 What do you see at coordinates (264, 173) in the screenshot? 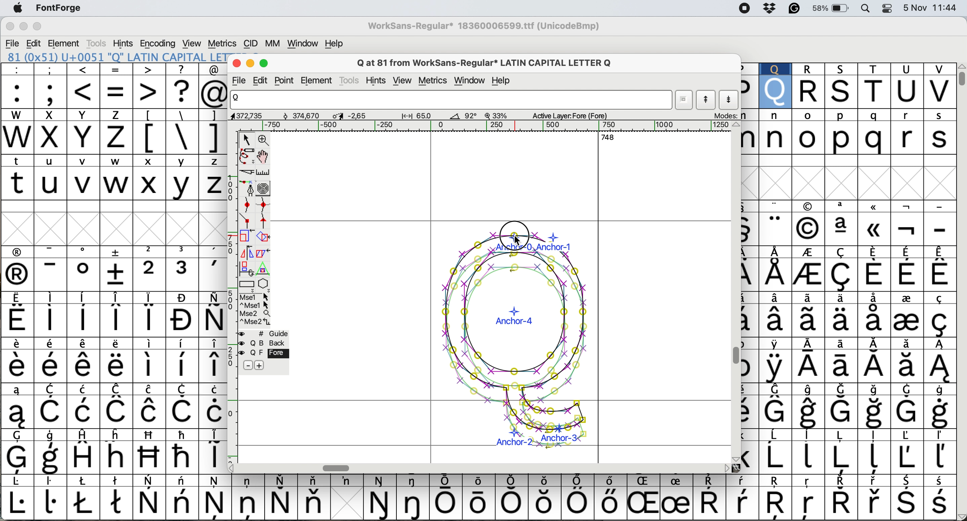
I see `measure distance` at bounding box center [264, 173].